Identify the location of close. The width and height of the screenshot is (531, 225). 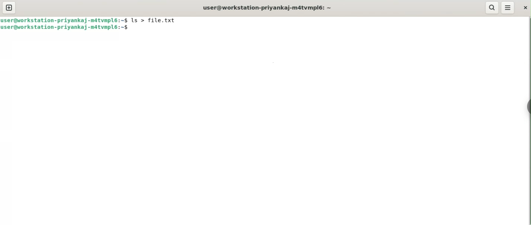
(525, 7).